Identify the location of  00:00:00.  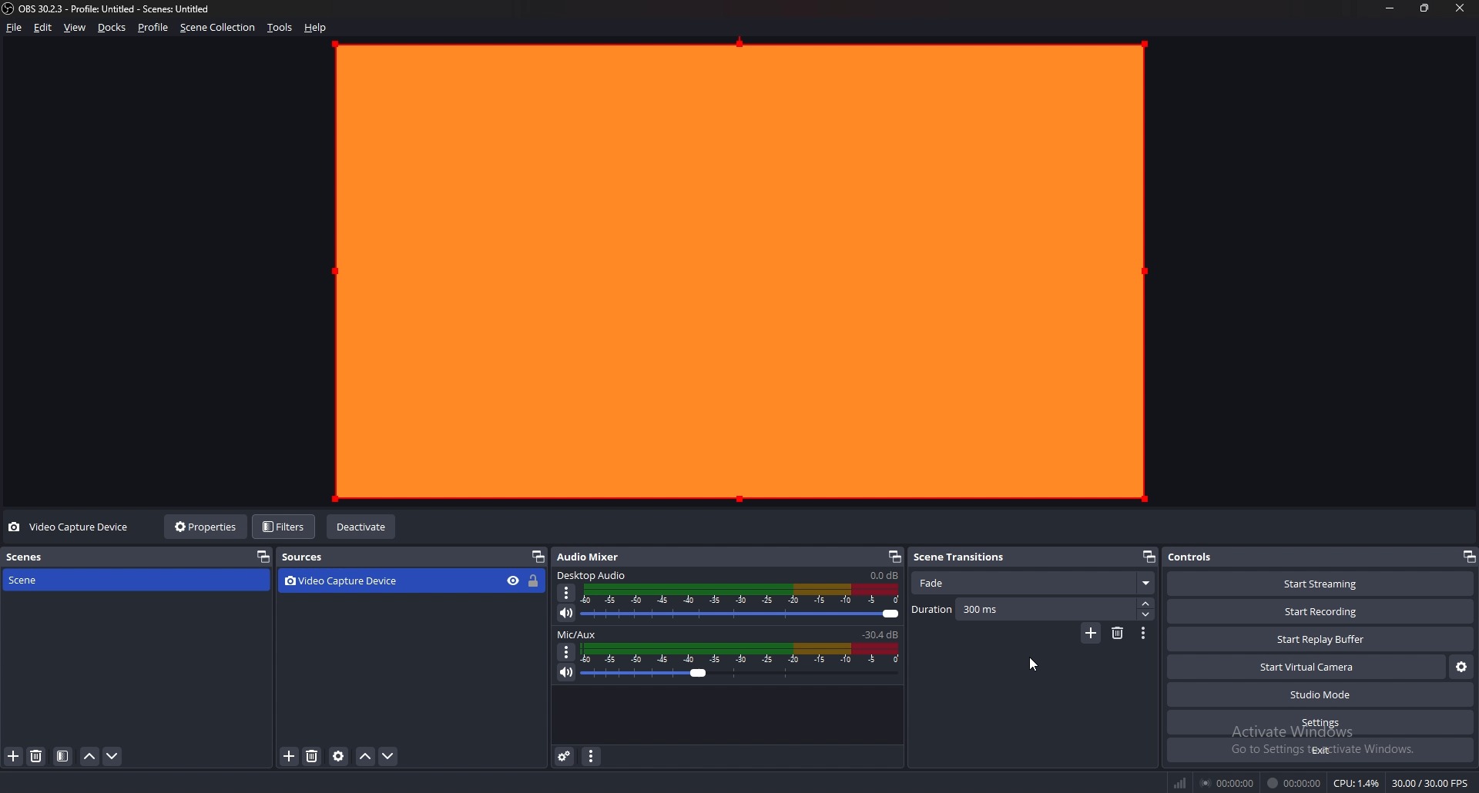
(1293, 783).